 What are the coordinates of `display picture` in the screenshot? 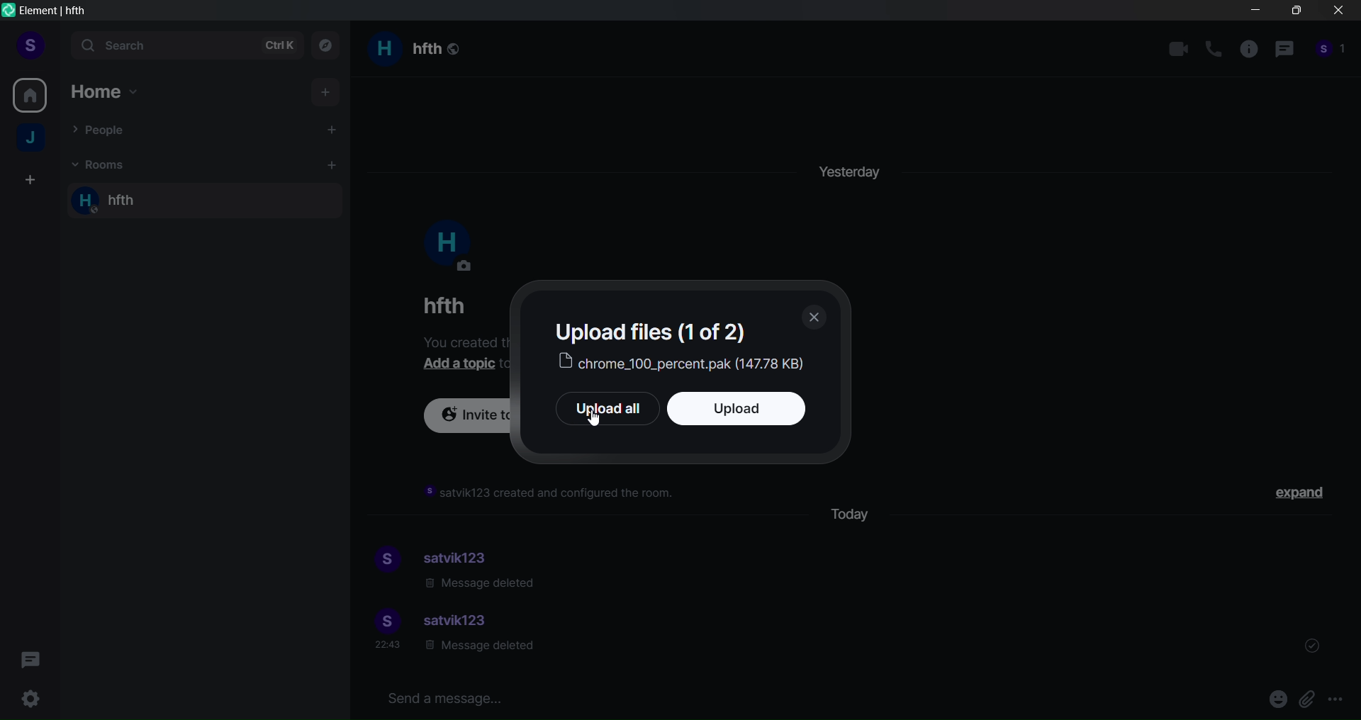 It's located at (383, 561).